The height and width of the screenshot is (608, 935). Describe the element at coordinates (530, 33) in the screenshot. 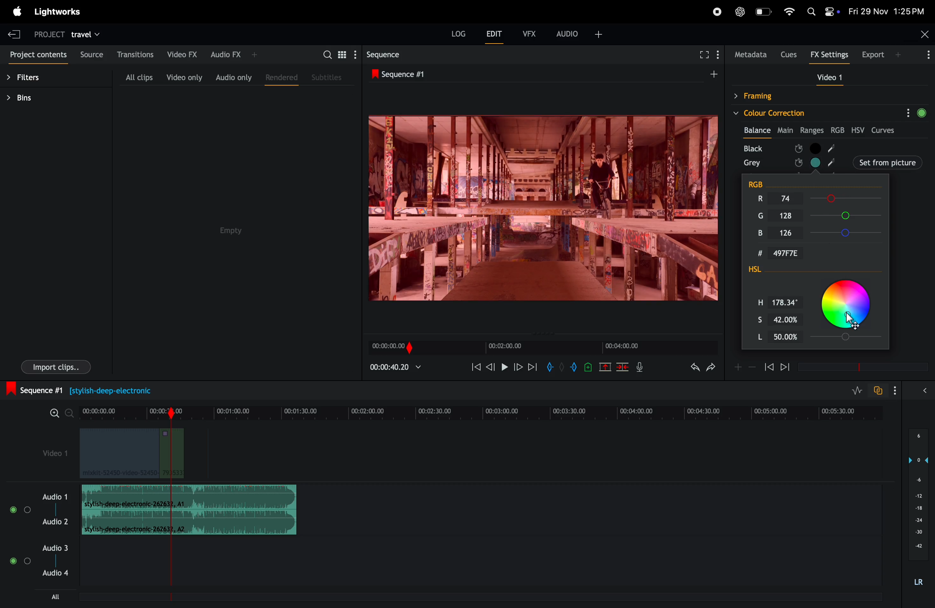

I see `vfx` at that location.